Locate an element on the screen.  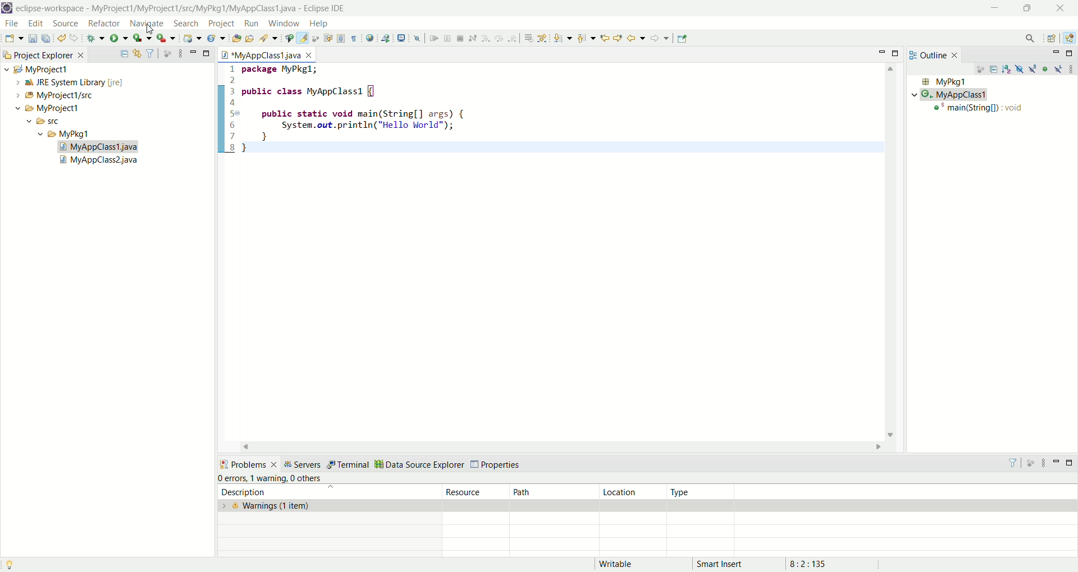
project1/src is located at coordinates (49, 95).